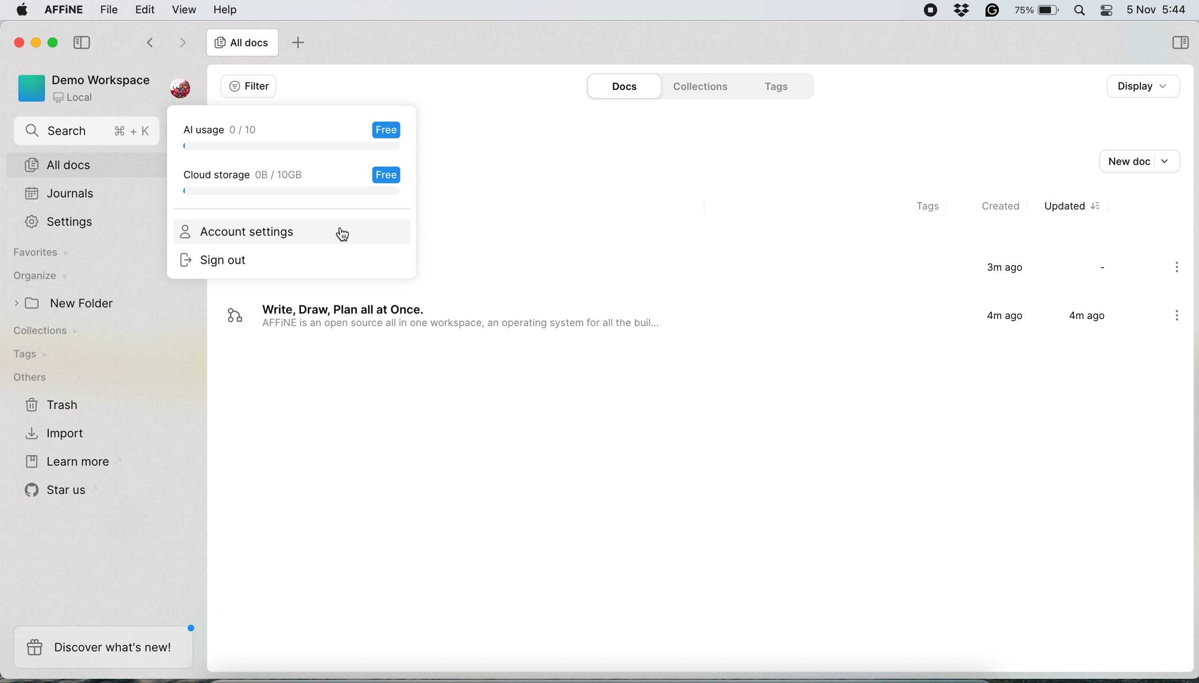 This screenshot has width=1199, height=683. What do you see at coordinates (1106, 10) in the screenshot?
I see `control center` at bounding box center [1106, 10].